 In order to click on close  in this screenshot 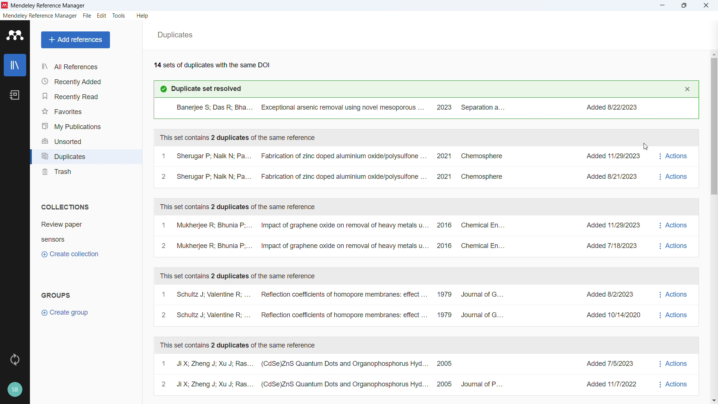, I will do `click(687, 89)`.